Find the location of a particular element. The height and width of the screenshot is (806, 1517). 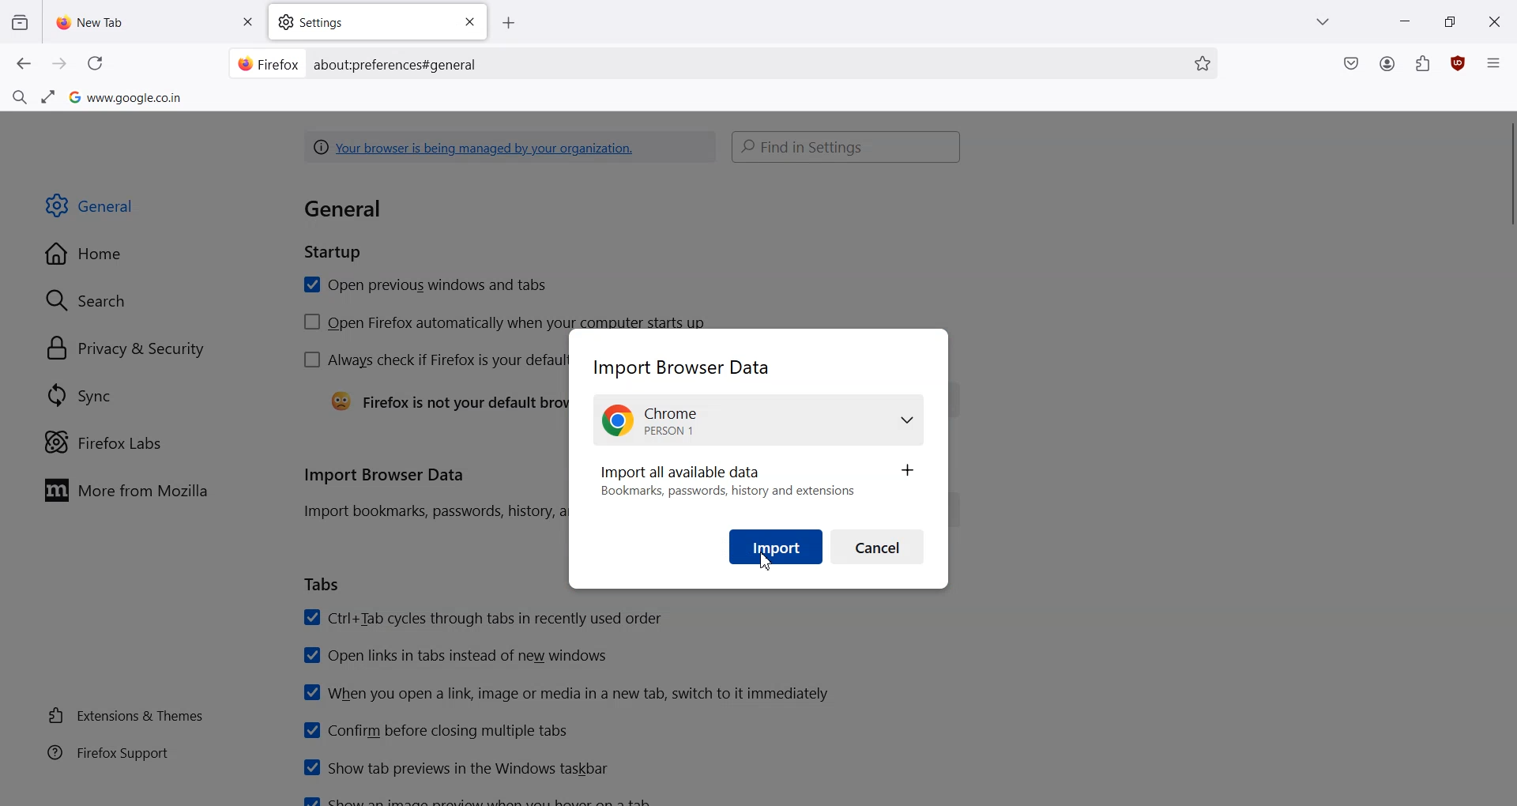

Search is located at coordinates (87, 299).